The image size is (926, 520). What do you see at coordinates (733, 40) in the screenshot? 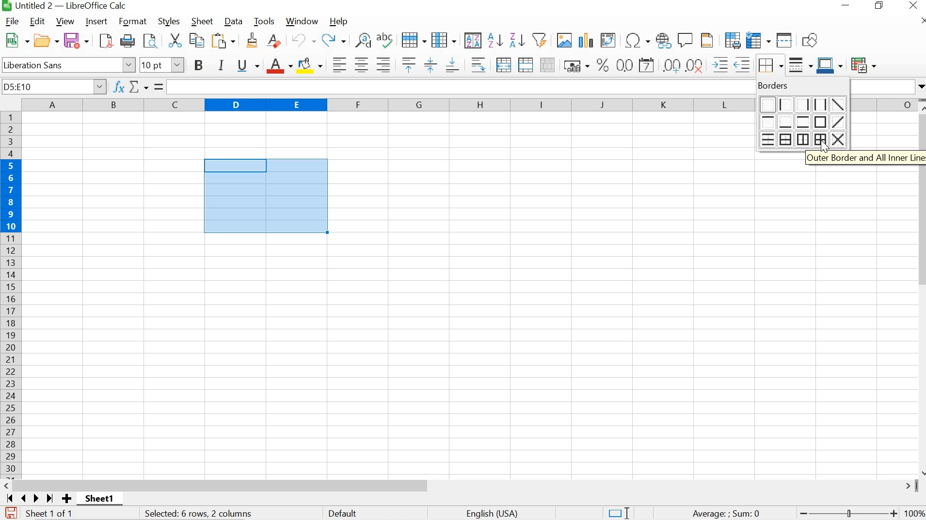
I see `define print area` at bounding box center [733, 40].